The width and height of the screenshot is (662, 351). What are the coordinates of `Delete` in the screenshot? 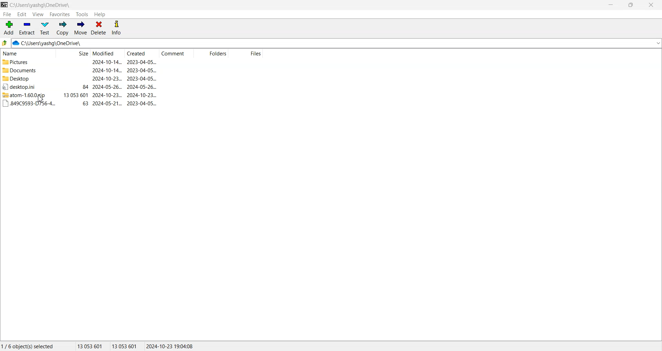 It's located at (99, 28).